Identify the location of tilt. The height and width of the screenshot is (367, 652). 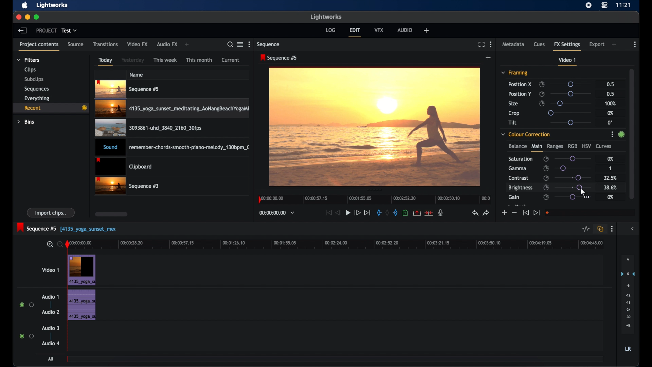
(513, 123).